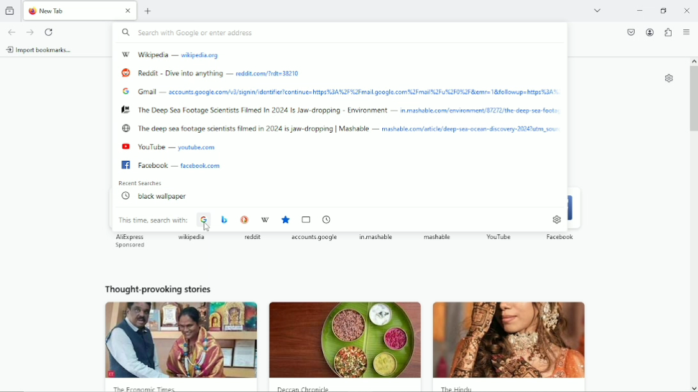 This screenshot has height=392, width=698. What do you see at coordinates (515, 342) in the screenshot?
I see `image` at bounding box center [515, 342].